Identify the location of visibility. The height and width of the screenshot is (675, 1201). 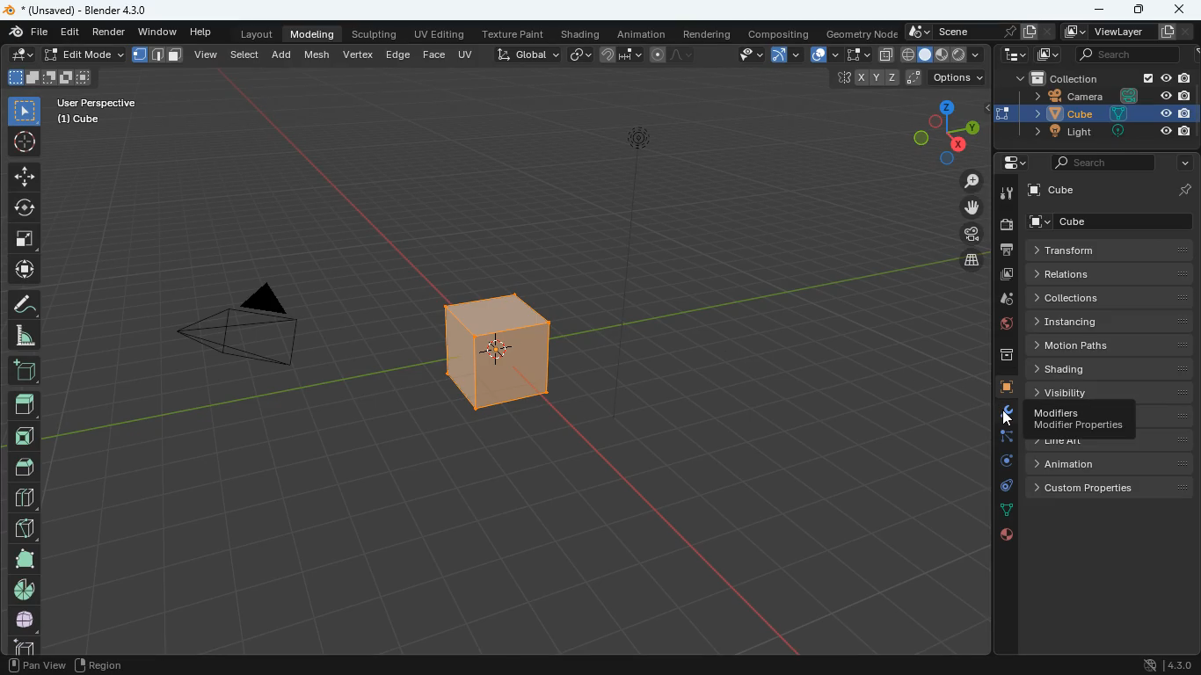
(1111, 393).